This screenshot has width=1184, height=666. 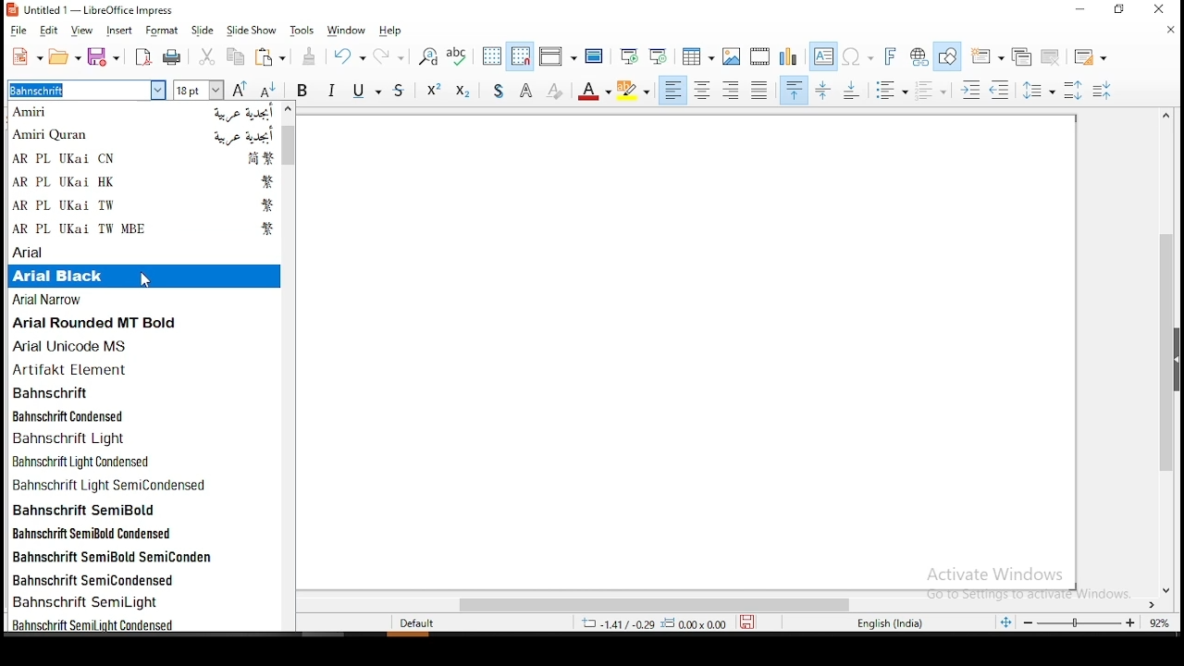 I want to click on image, so click(x=731, y=55).